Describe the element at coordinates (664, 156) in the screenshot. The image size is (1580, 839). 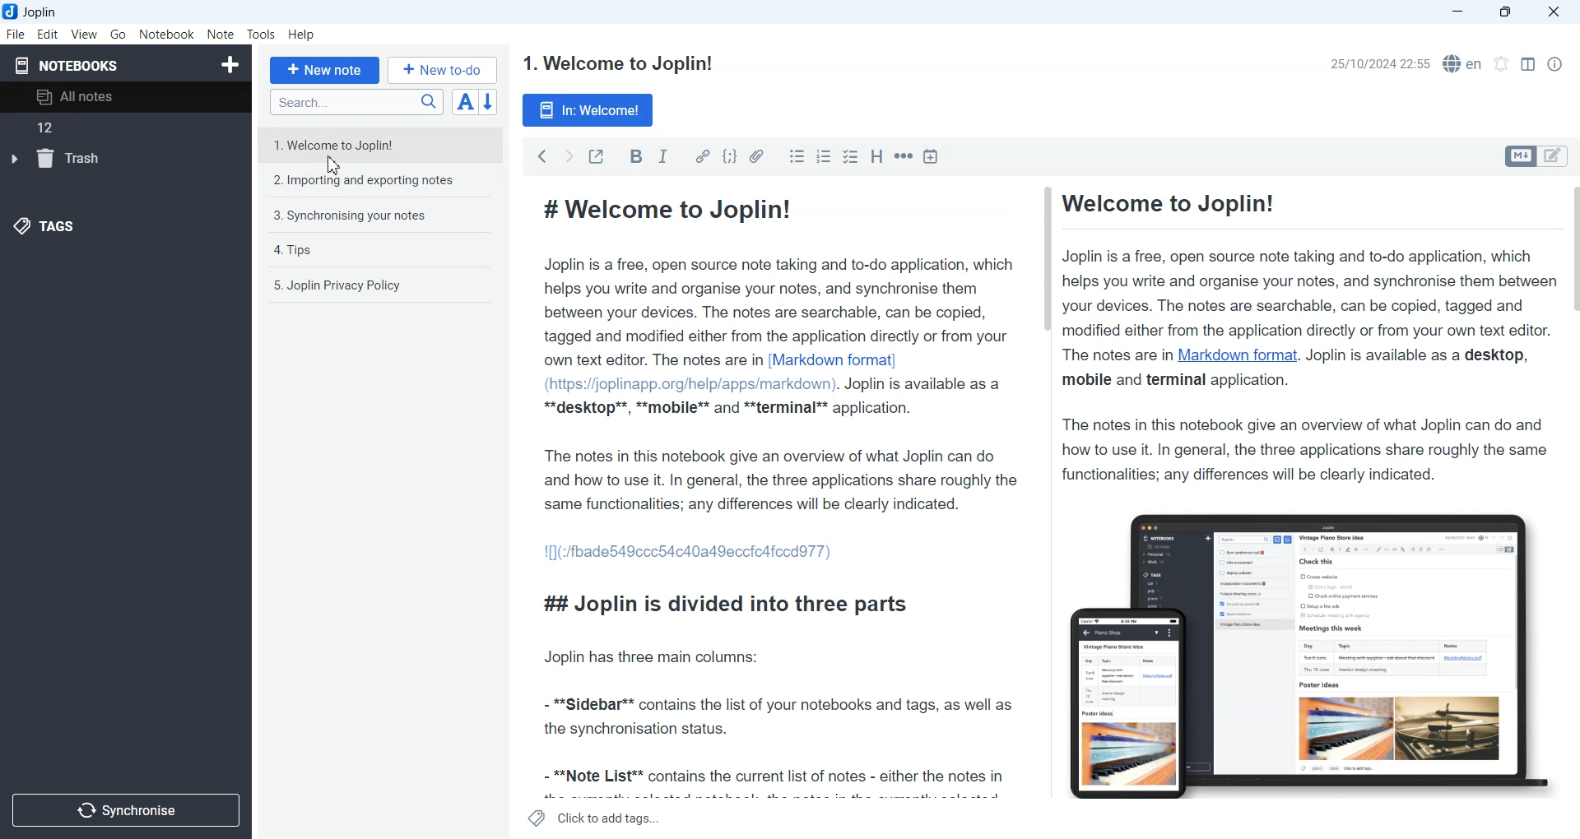
I see `Italic` at that location.